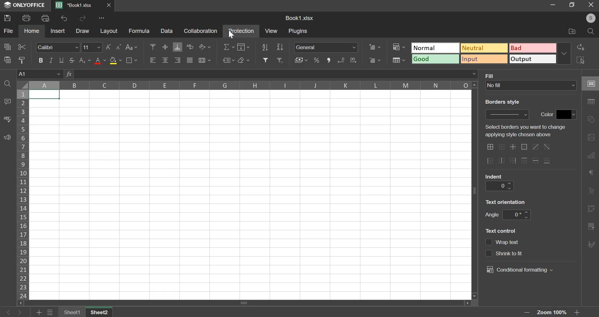 This screenshot has width=599, height=317. Describe the element at coordinates (101, 312) in the screenshot. I see `sheet` at that location.